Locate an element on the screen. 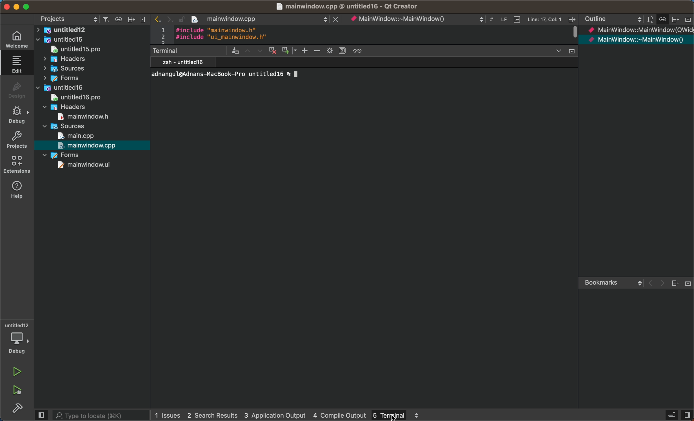 This screenshot has height=421, width=694. run is located at coordinates (17, 370).